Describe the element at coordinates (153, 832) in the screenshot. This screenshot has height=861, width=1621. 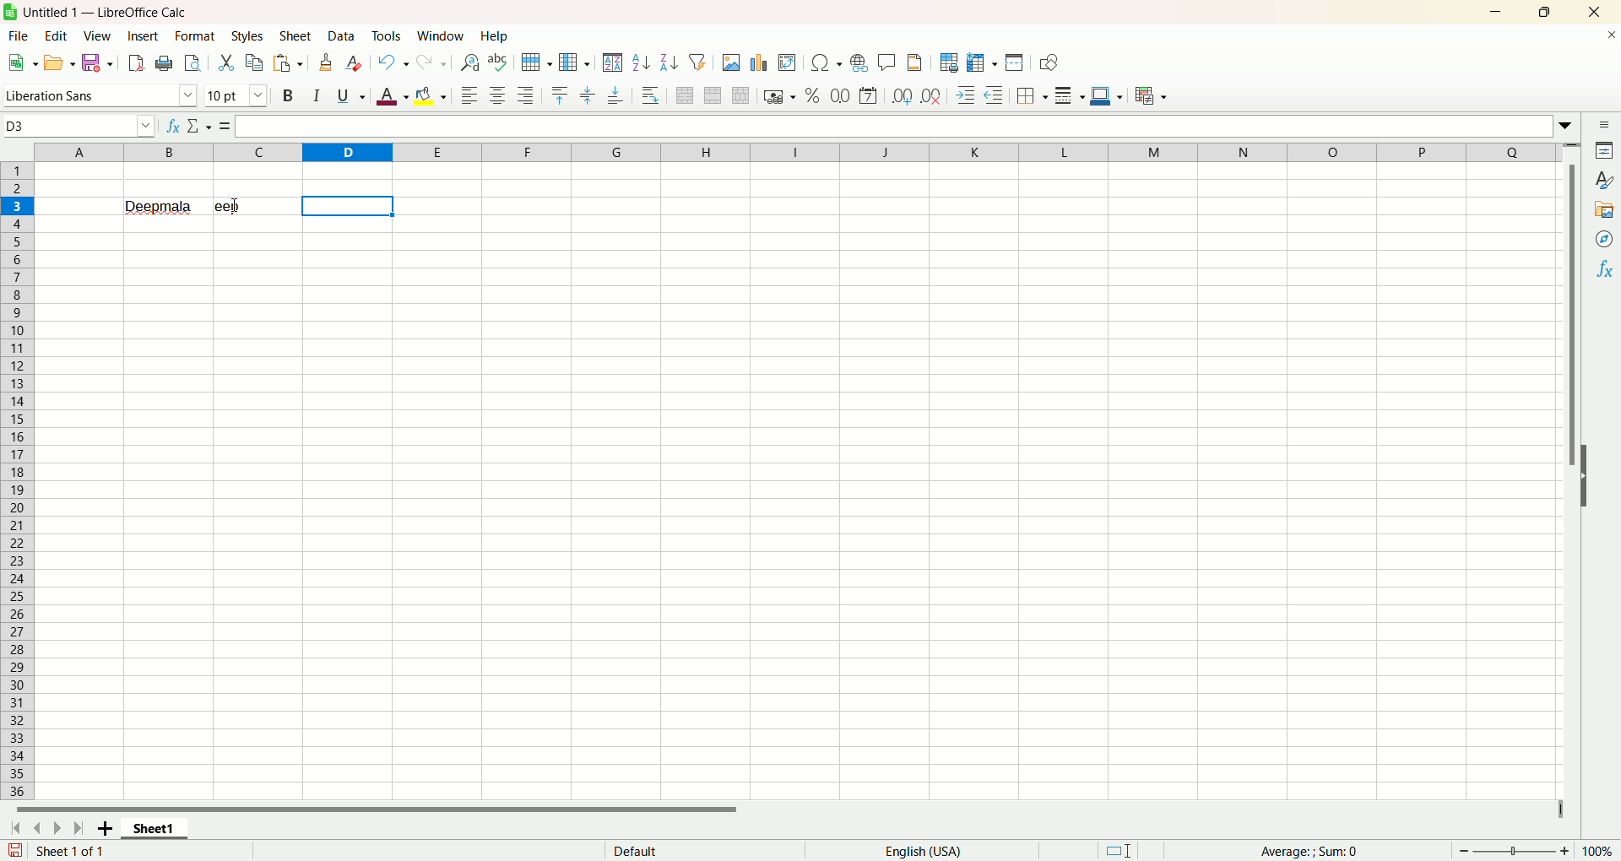
I see `sheet name` at that location.